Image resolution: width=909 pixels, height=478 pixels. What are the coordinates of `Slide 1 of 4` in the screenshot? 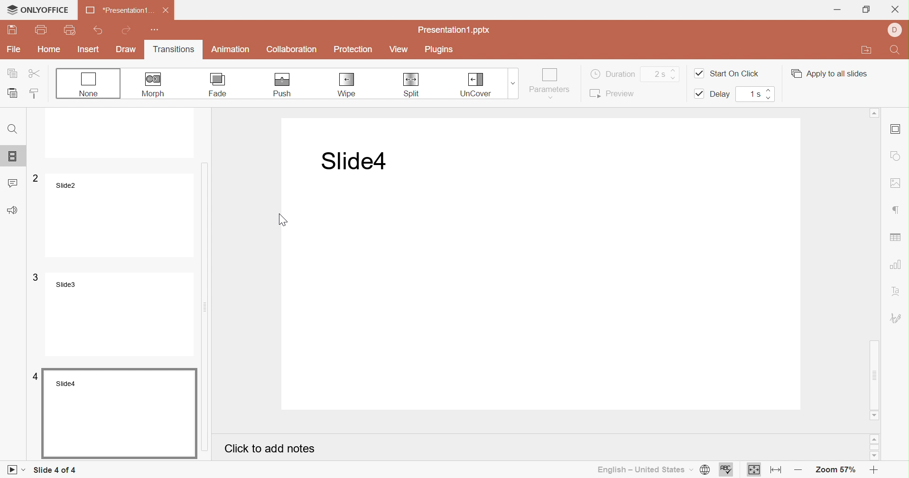 It's located at (56, 469).